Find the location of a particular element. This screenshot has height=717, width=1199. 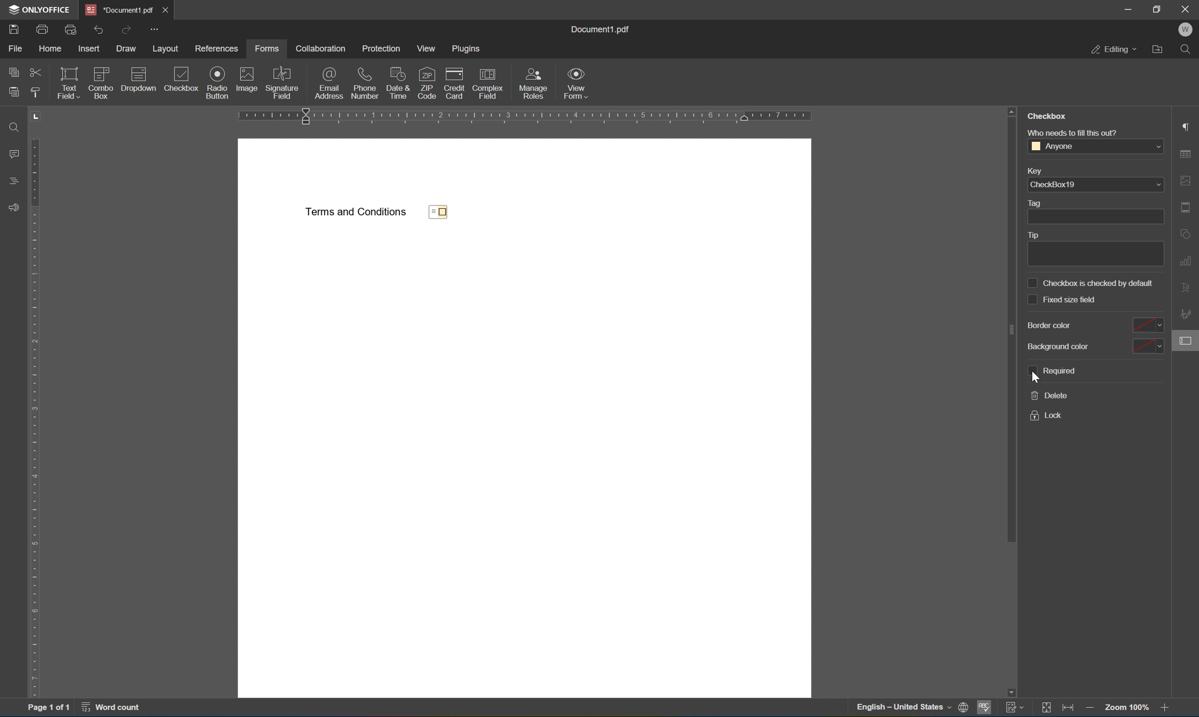

checkbox is located at coordinates (175, 79).